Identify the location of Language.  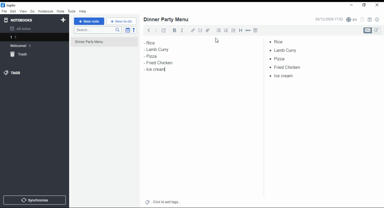
(351, 20).